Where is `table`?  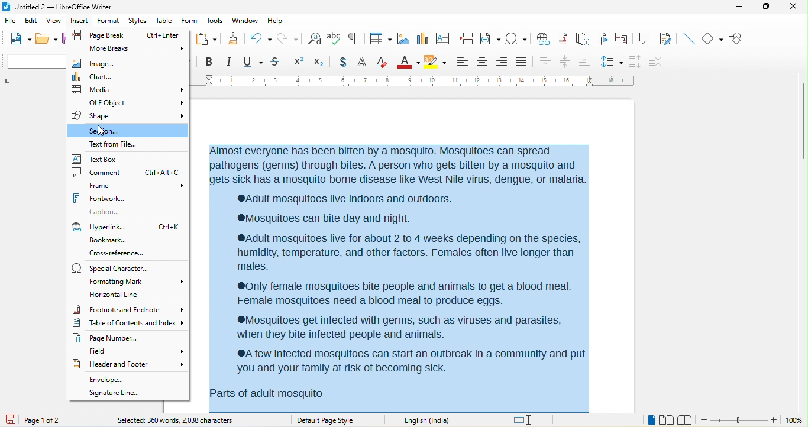 table is located at coordinates (379, 38).